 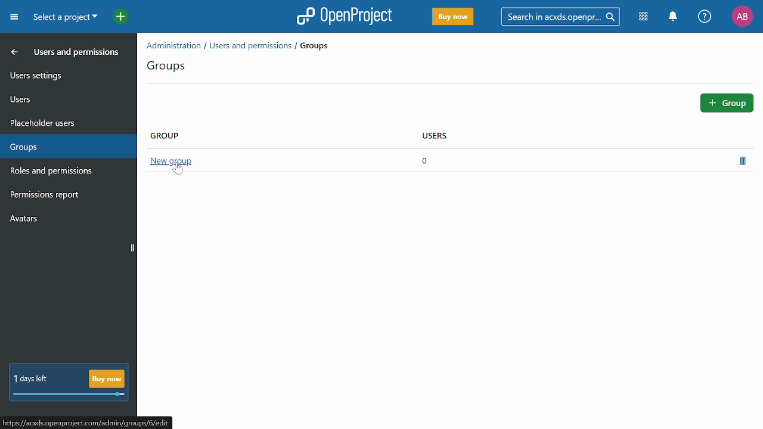 What do you see at coordinates (66, 221) in the screenshot?
I see `Avatars` at bounding box center [66, 221].